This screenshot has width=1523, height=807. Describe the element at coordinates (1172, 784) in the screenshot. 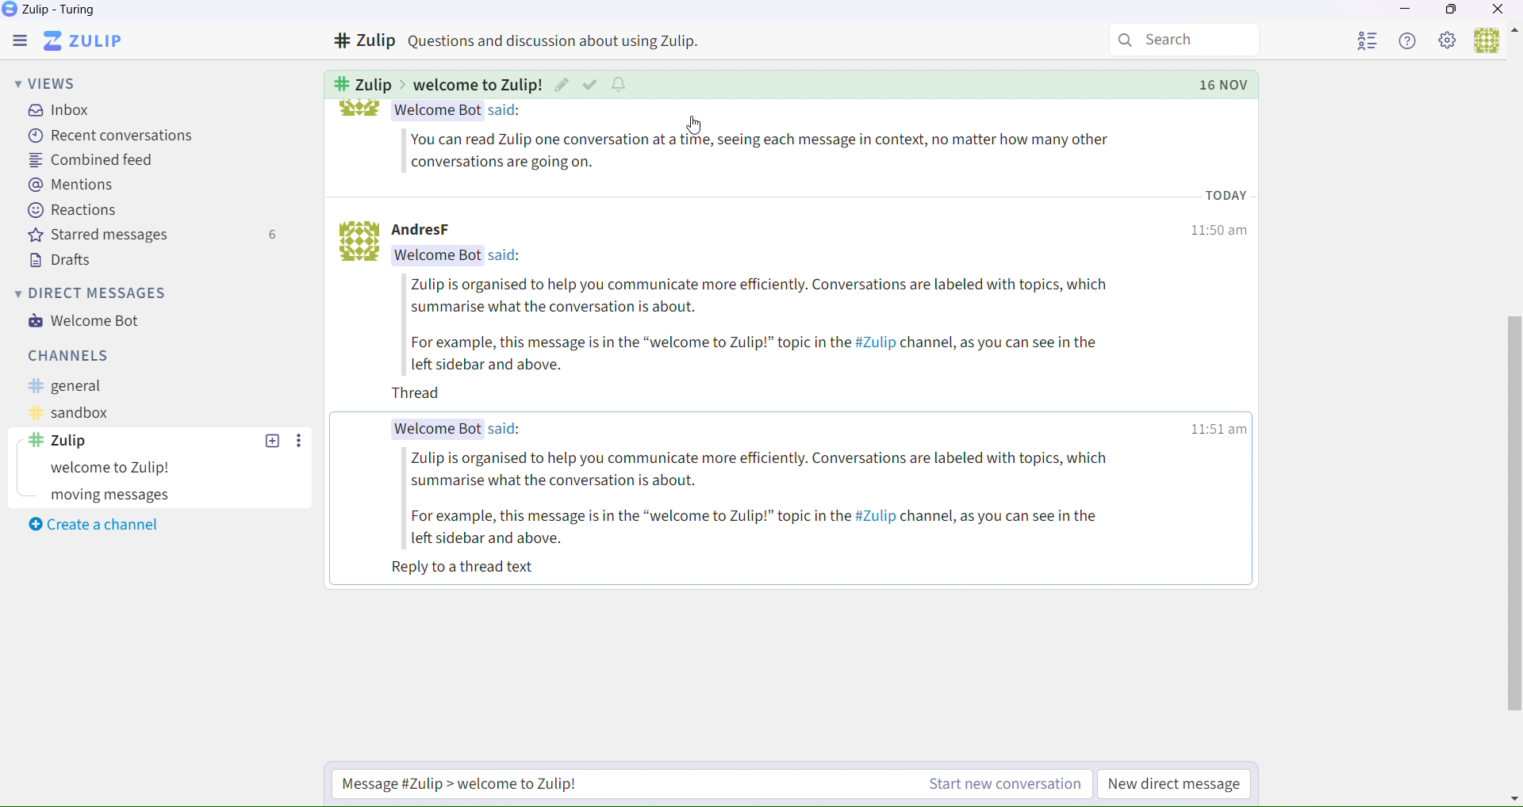

I see `New direct message` at that location.